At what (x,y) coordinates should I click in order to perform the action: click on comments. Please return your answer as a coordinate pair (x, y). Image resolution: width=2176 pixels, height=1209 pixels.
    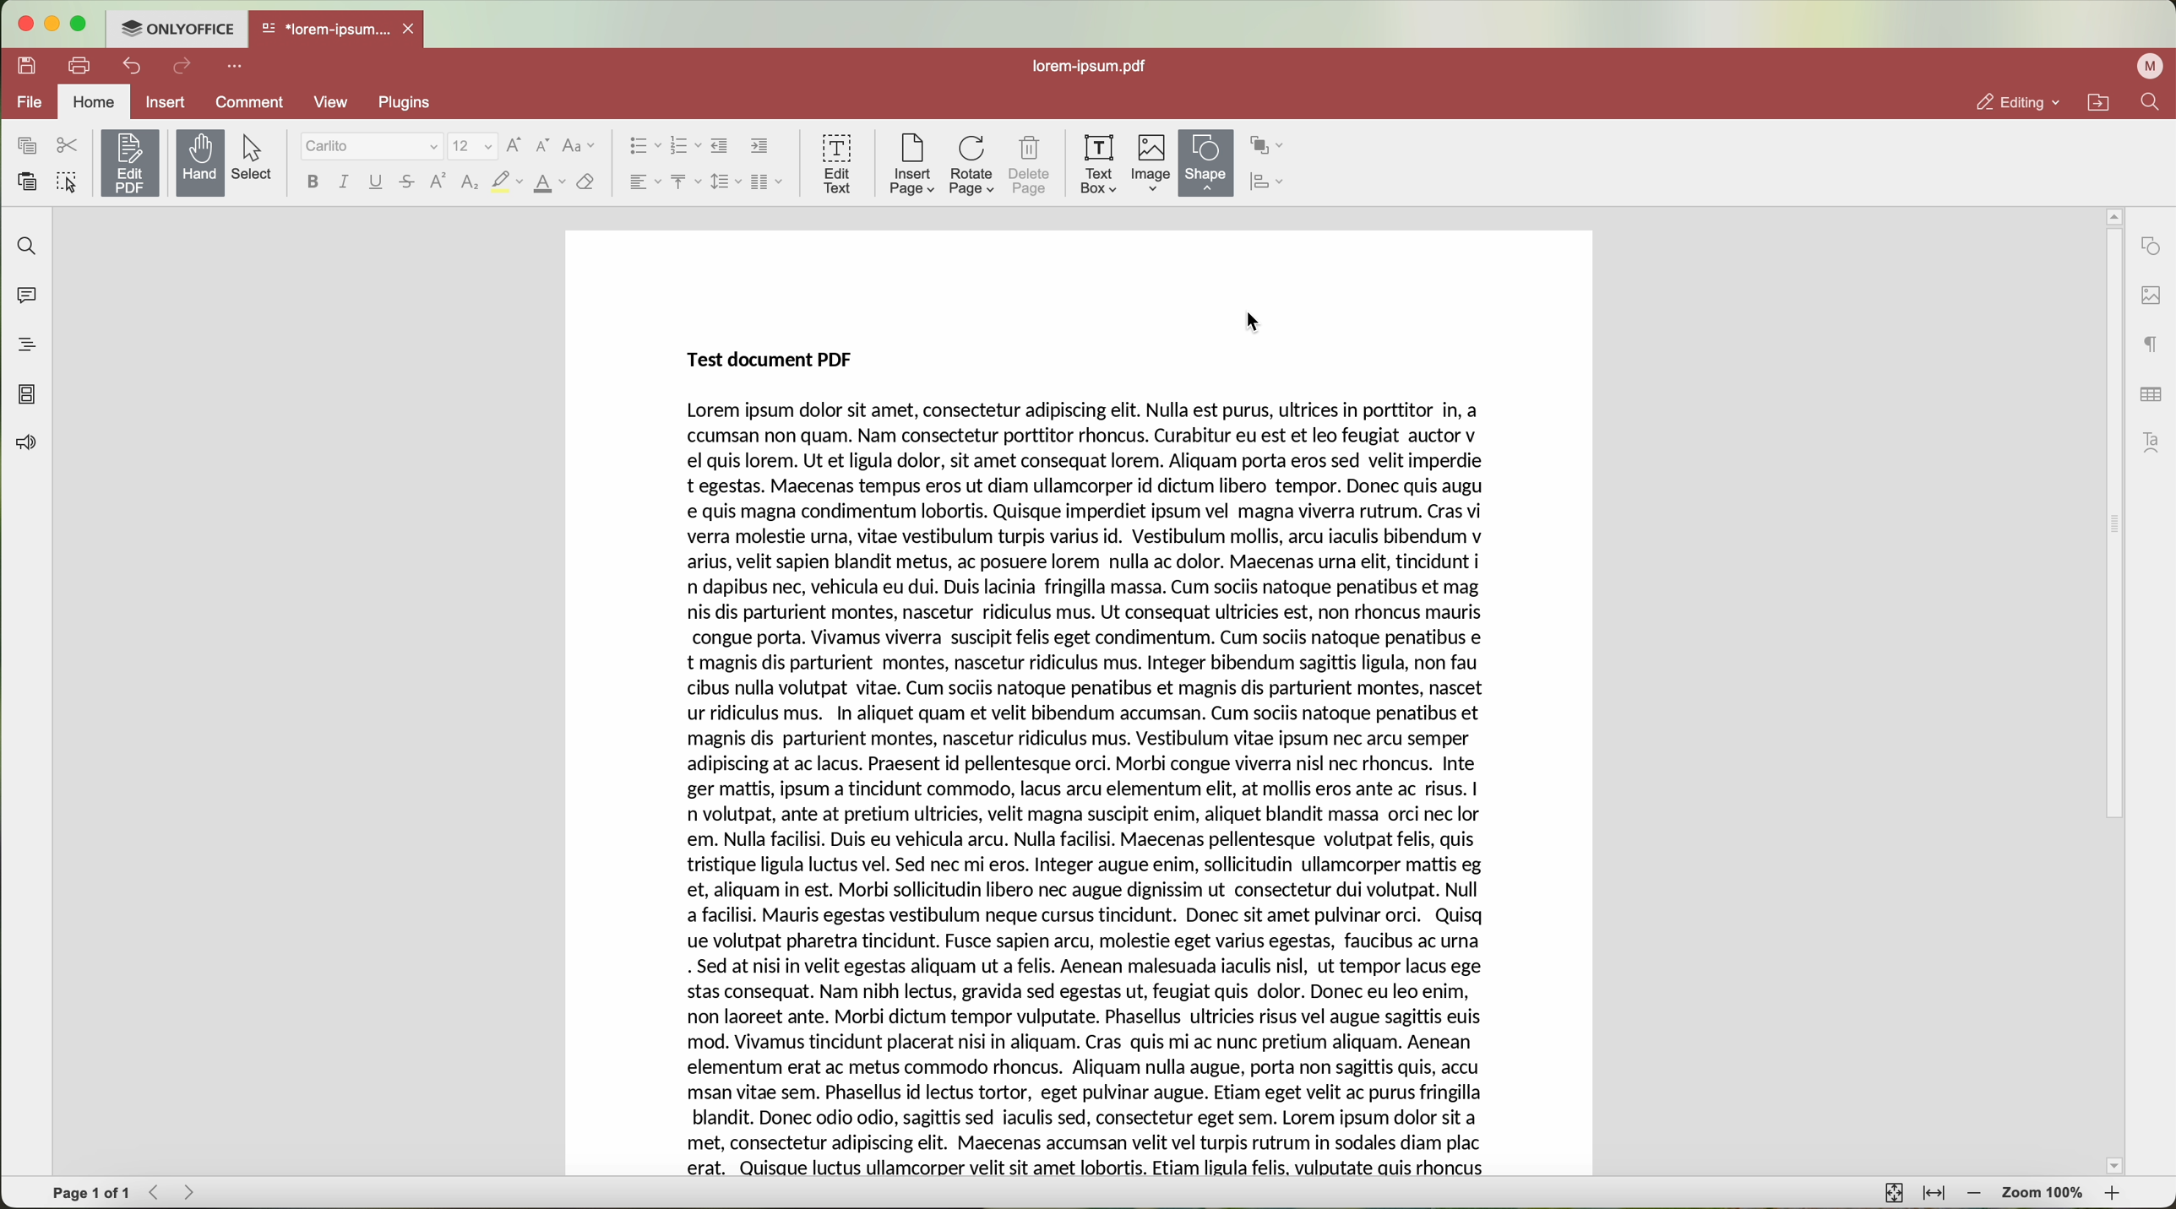
    Looking at the image, I should click on (25, 299).